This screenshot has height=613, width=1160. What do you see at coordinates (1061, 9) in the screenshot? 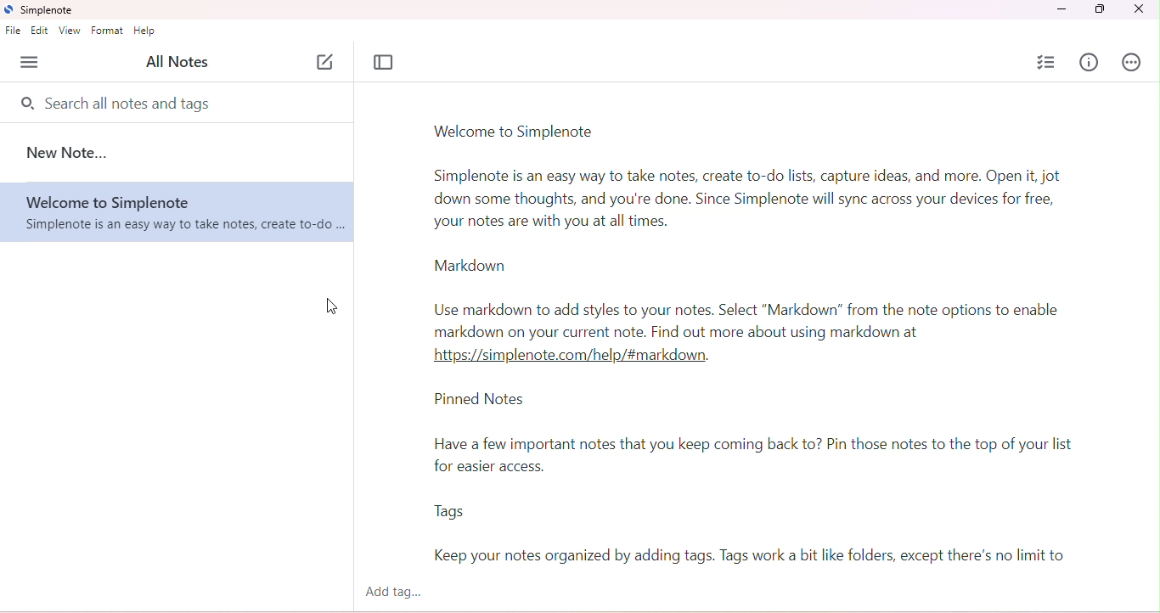
I see `minimize ` at bounding box center [1061, 9].